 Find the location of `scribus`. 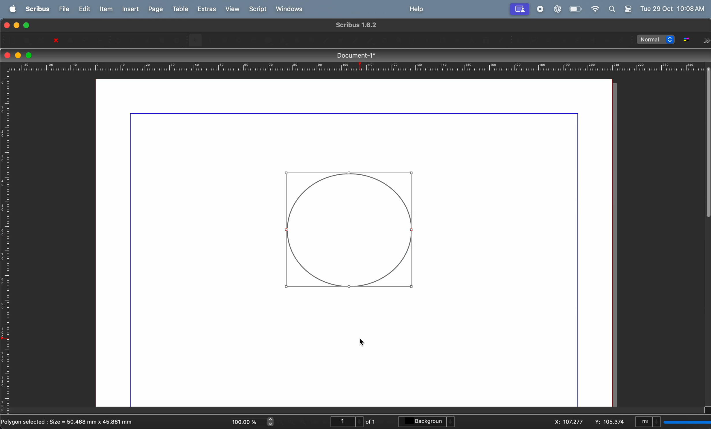

scribus is located at coordinates (36, 8).